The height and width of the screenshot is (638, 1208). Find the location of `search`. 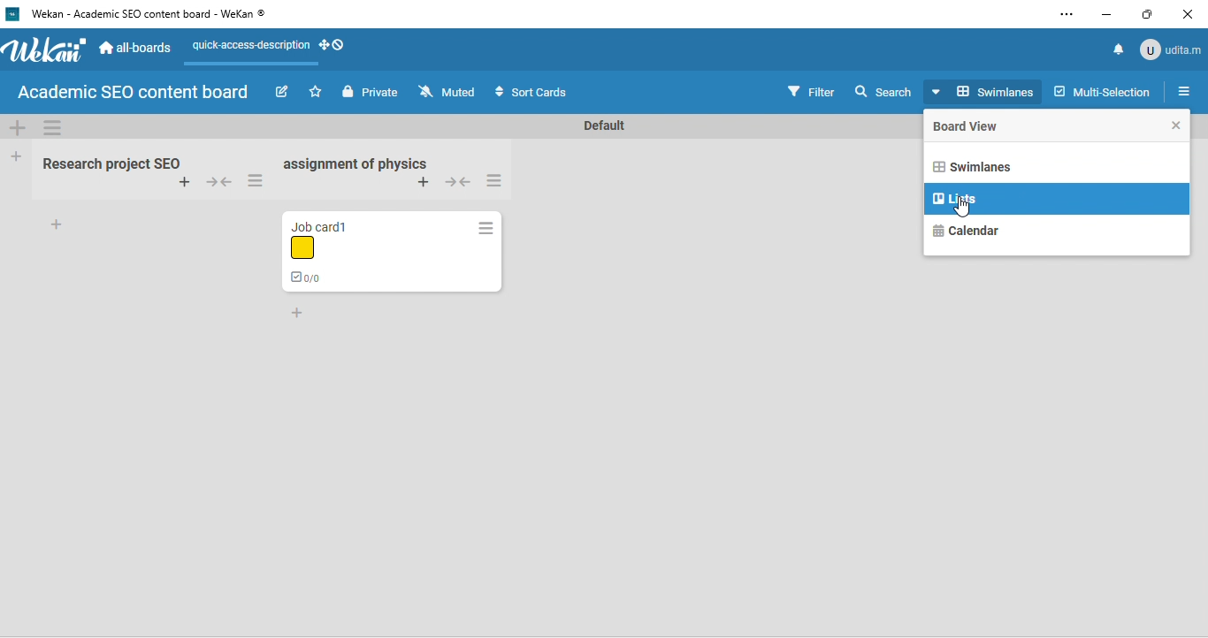

search is located at coordinates (885, 91).